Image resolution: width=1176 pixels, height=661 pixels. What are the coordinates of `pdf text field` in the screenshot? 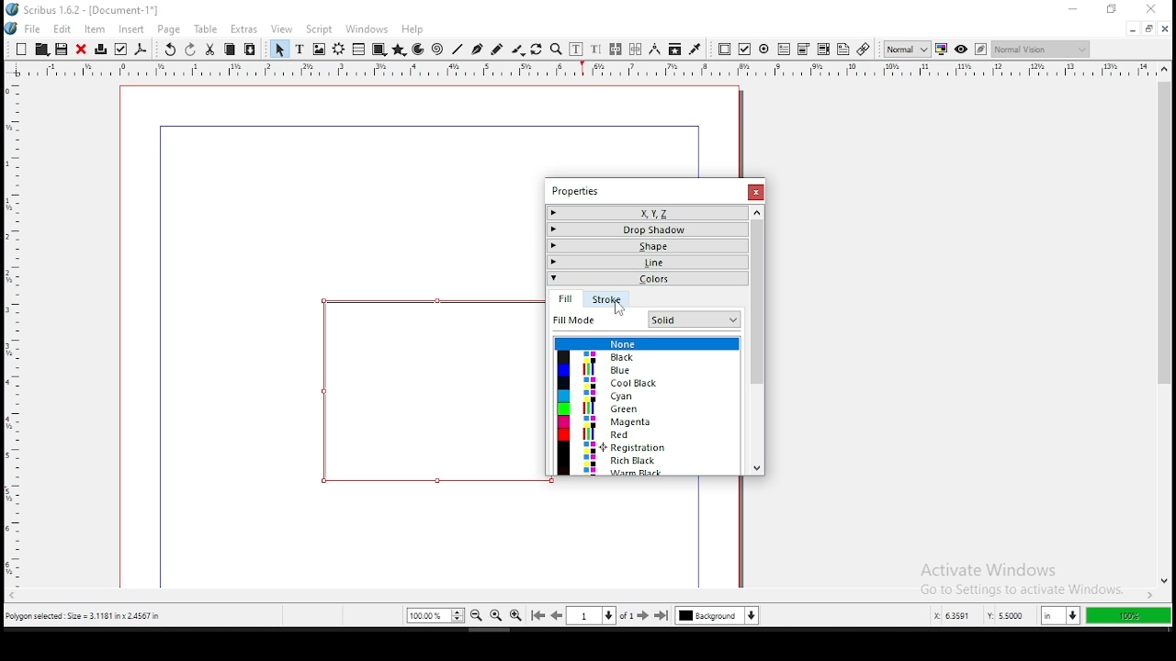 It's located at (785, 50).